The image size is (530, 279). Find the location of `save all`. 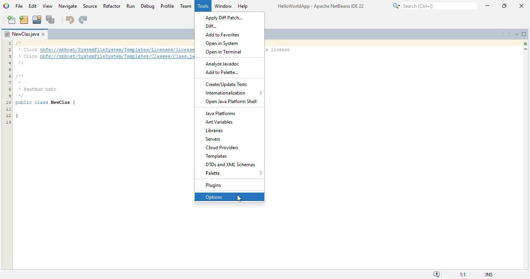

save all is located at coordinates (50, 19).